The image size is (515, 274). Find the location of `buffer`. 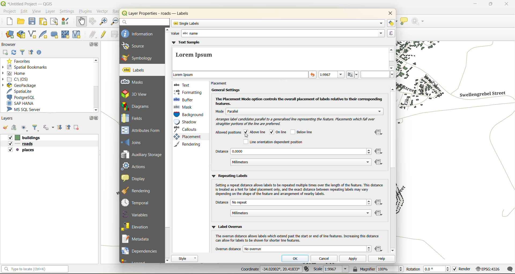

buffer is located at coordinates (185, 99).